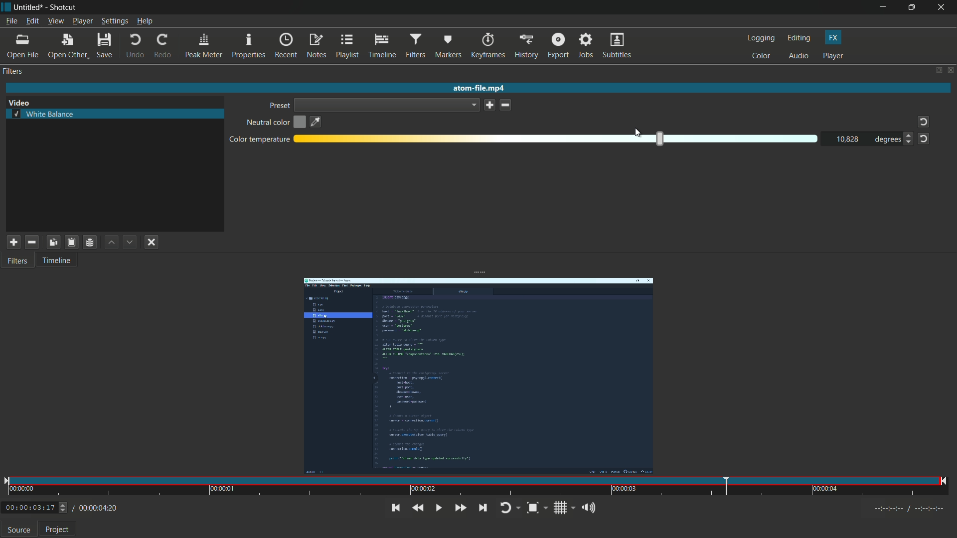 The width and height of the screenshot is (957, 538). What do you see at coordinates (5, 7) in the screenshot?
I see `Shotcut icon` at bounding box center [5, 7].